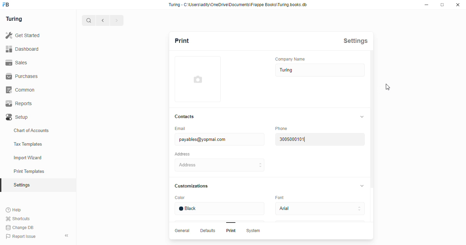 The height and width of the screenshot is (245, 466). What do you see at coordinates (103, 20) in the screenshot?
I see `go back` at bounding box center [103, 20].